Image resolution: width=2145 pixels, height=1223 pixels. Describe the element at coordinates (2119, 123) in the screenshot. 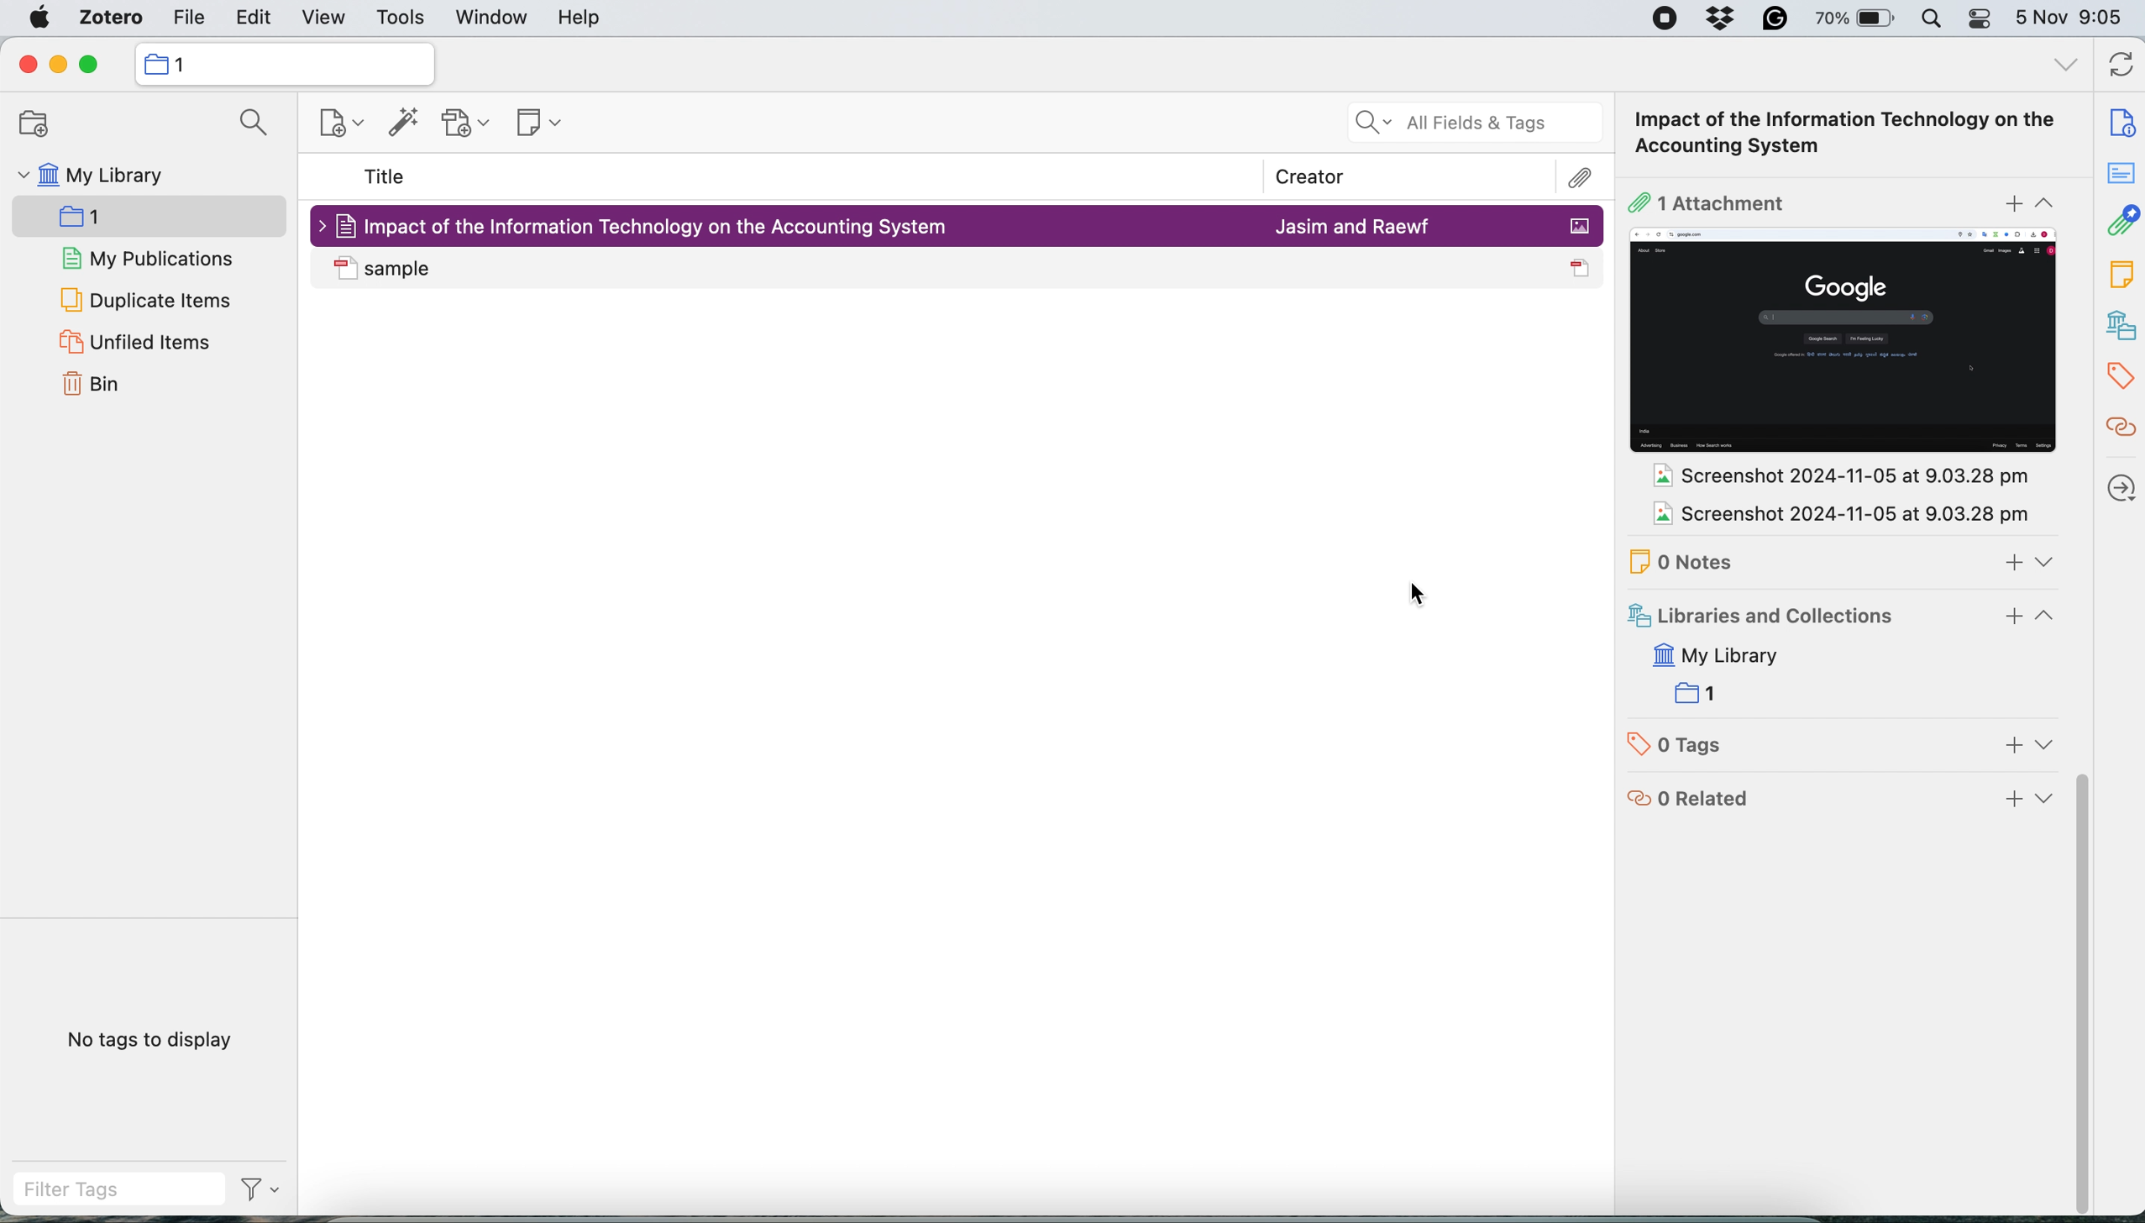

I see `info` at that location.